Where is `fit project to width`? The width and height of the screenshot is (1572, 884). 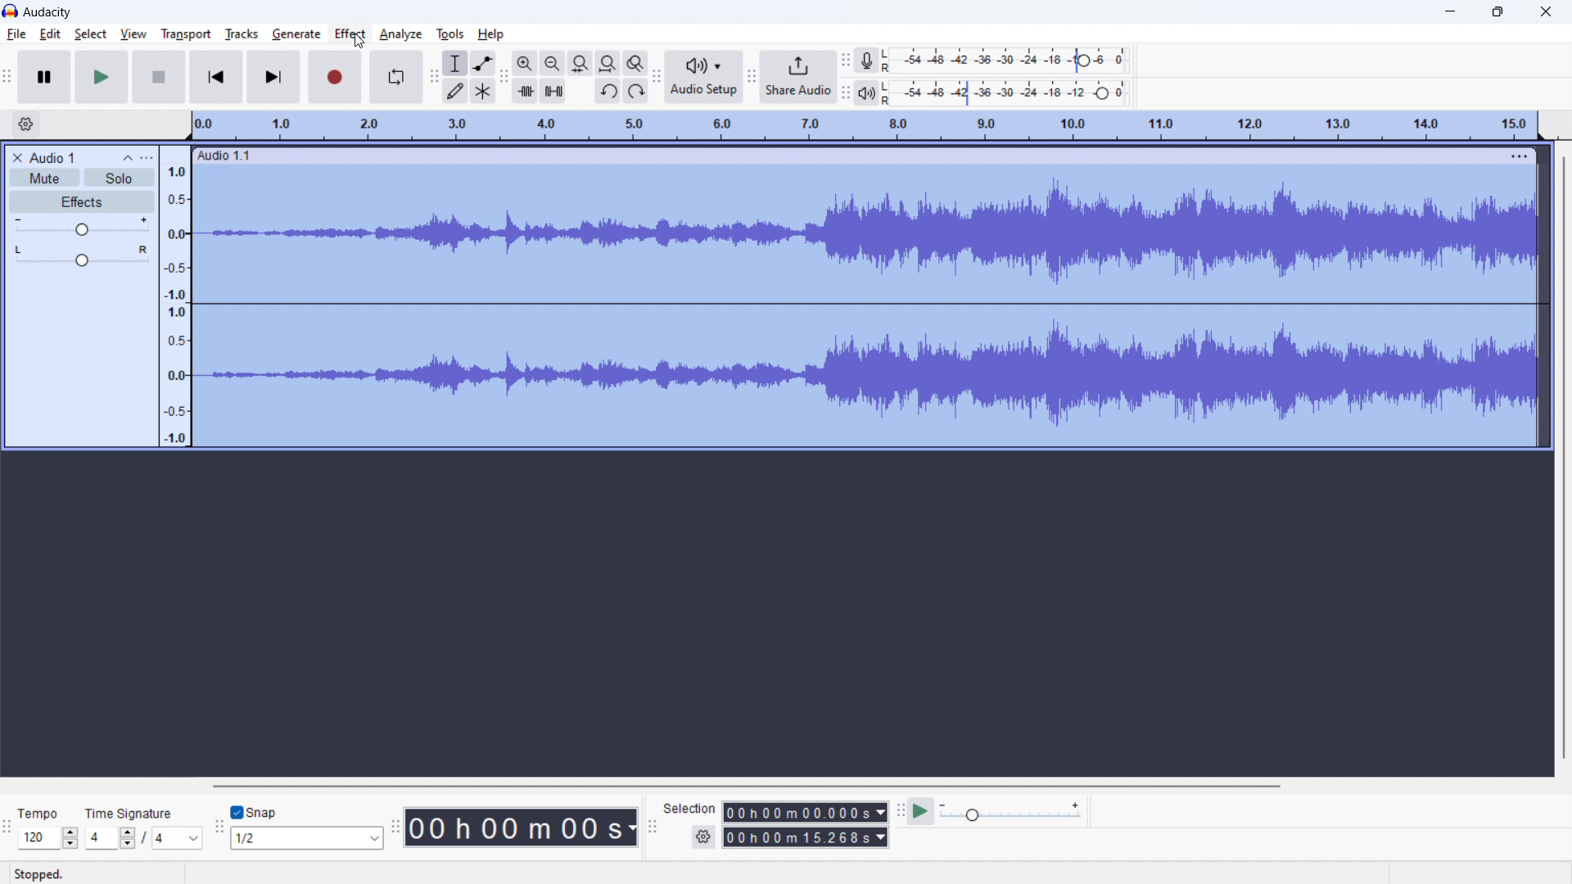 fit project to width is located at coordinates (608, 63).